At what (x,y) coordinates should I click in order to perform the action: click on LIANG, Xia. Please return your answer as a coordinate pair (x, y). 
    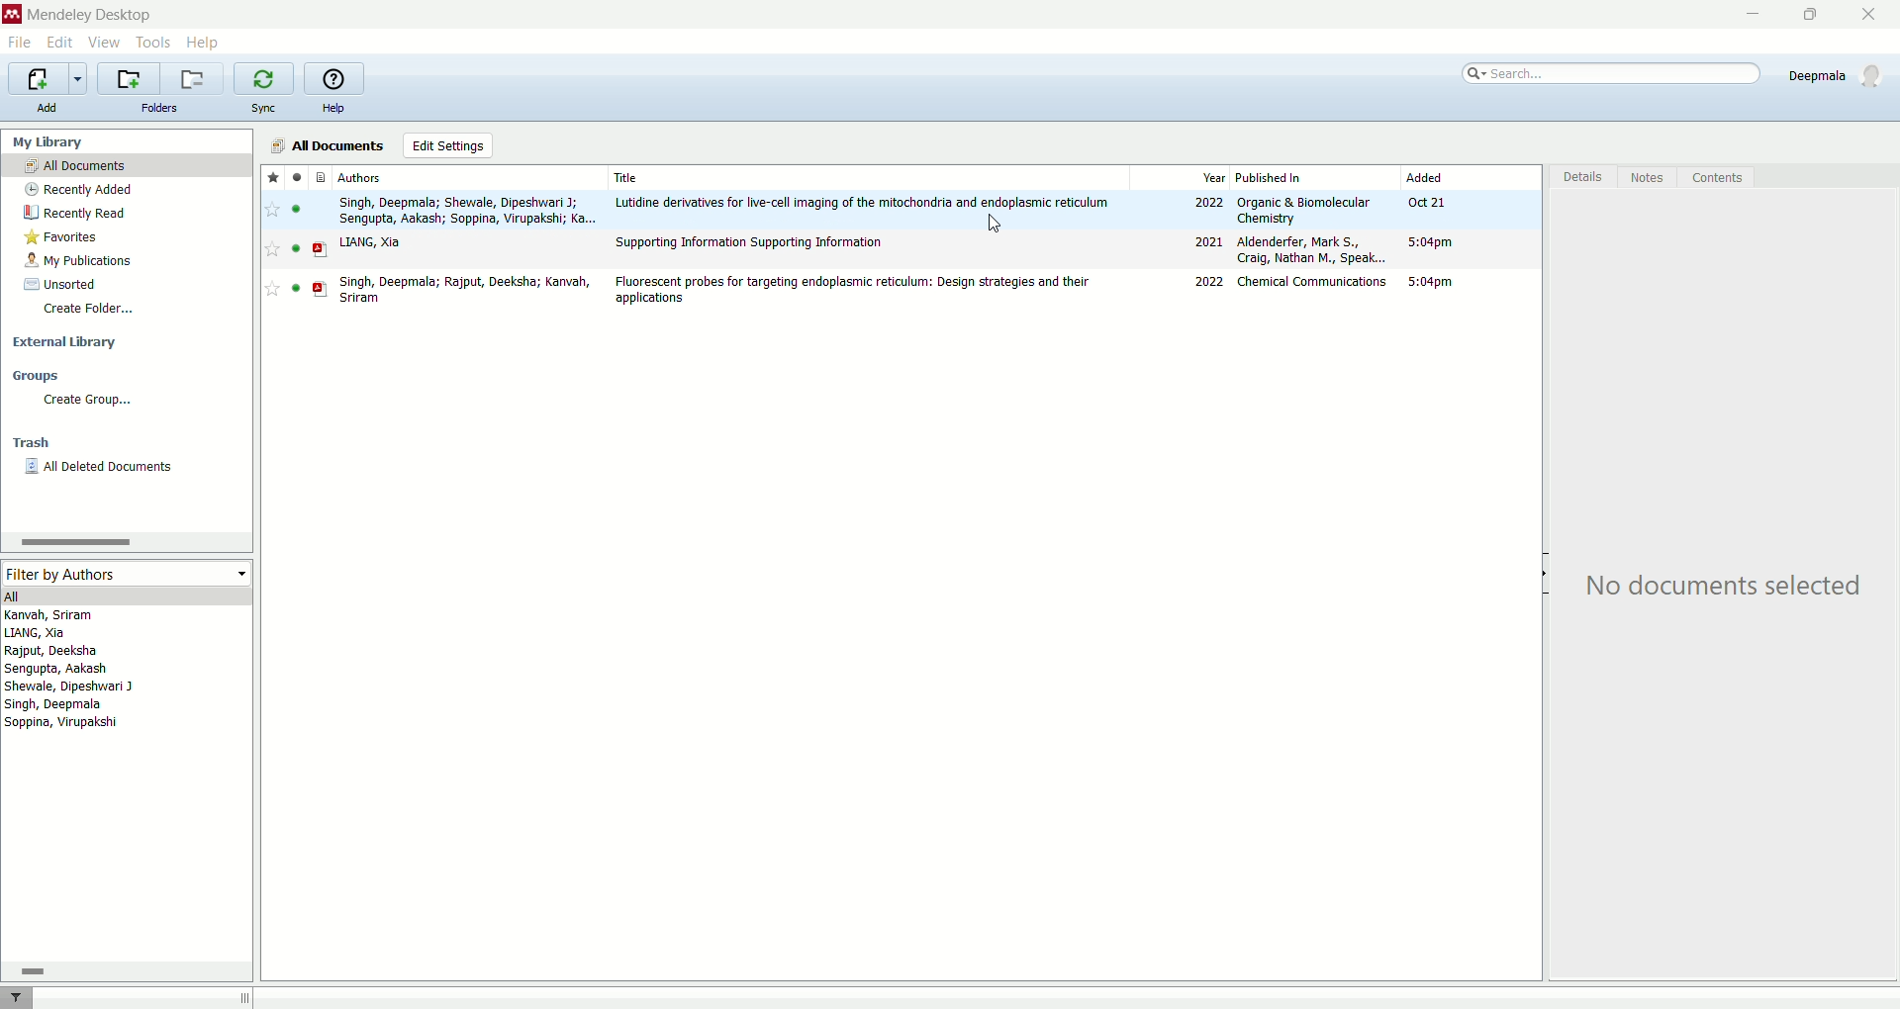
    Looking at the image, I should click on (370, 242).